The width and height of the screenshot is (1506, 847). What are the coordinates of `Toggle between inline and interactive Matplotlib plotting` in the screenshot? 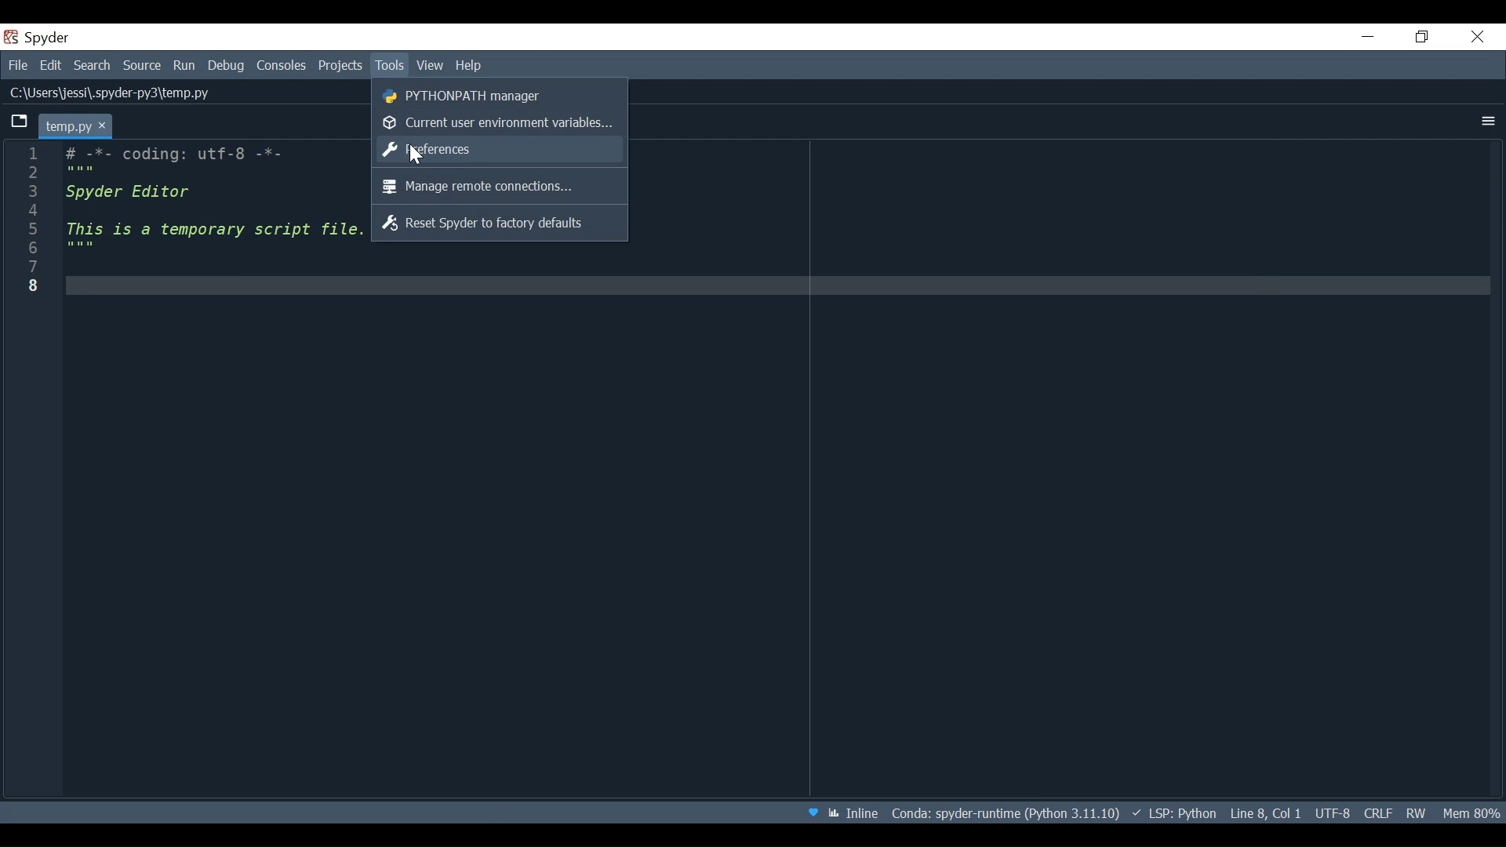 It's located at (856, 812).